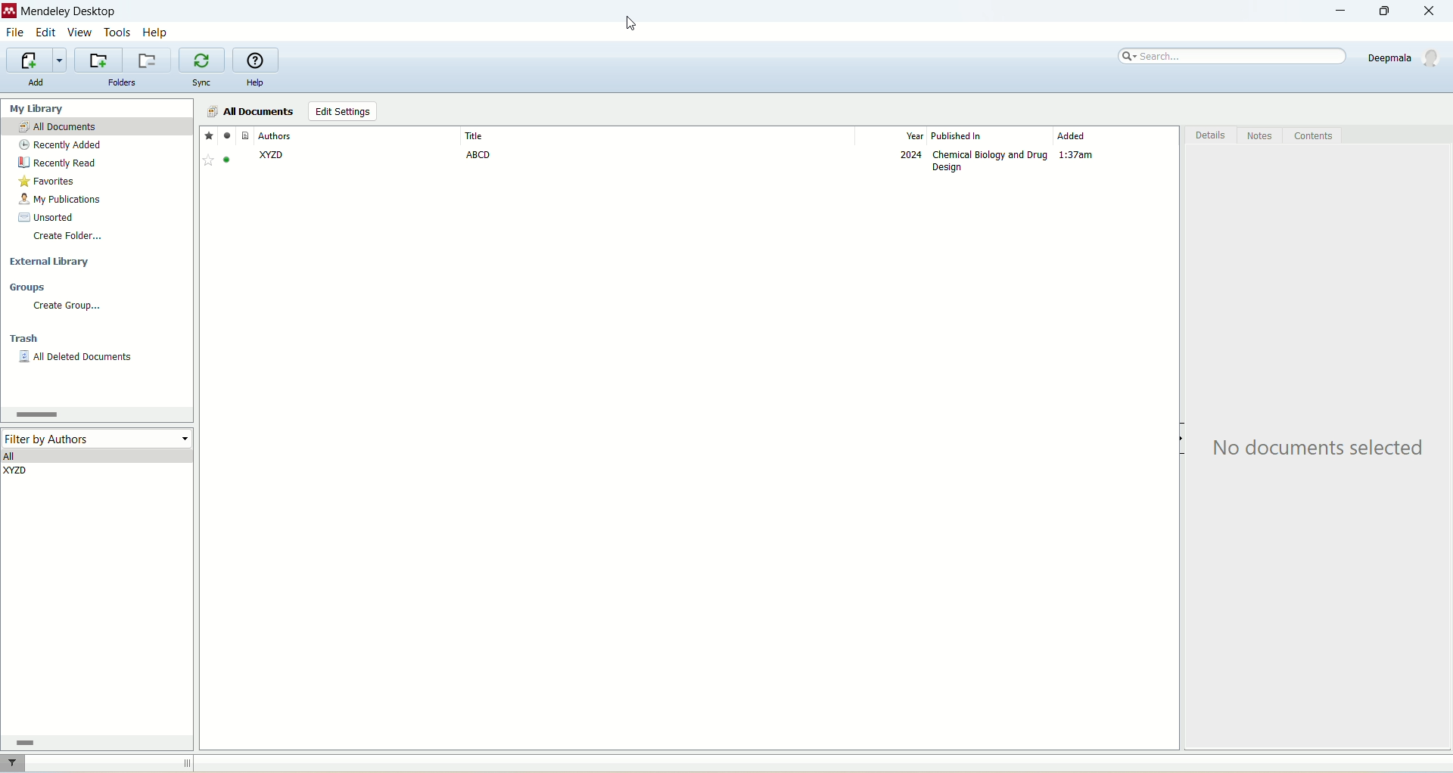 The image size is (1453, 773). I want to click on create a new folder, so click(98, 61).